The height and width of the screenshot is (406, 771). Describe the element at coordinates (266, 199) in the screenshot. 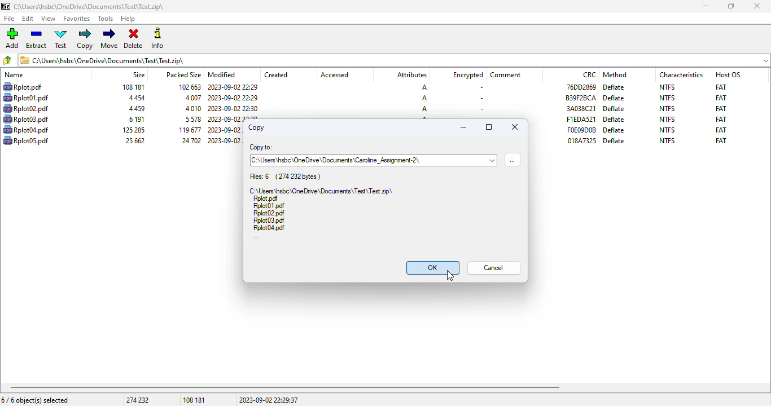

I see `file` at that location.